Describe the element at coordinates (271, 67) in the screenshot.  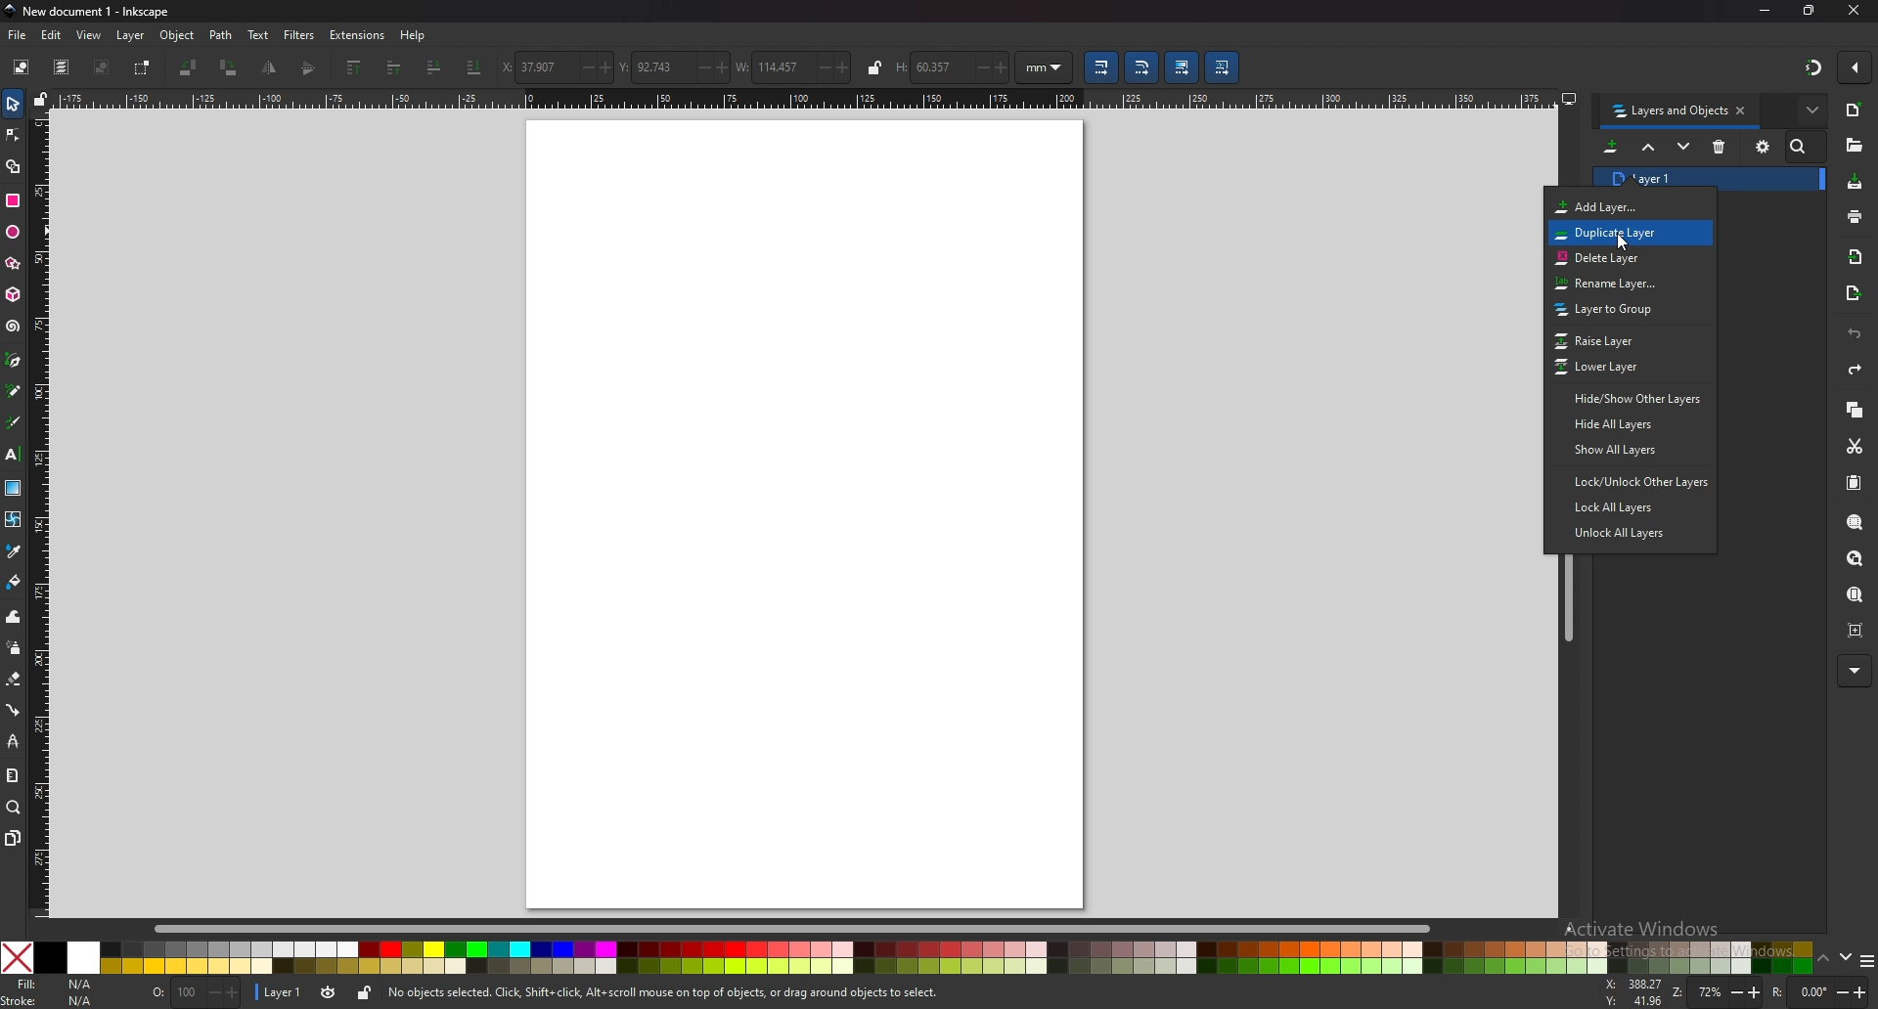
I see `flip vertically` at that location.